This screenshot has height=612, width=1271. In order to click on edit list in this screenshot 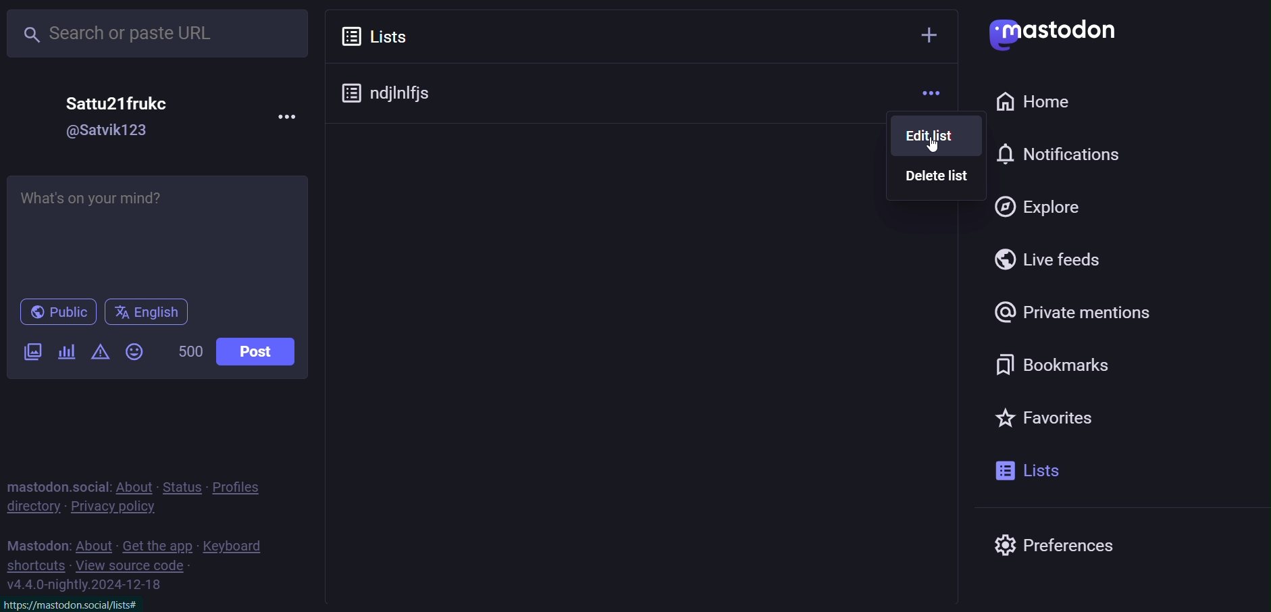, I will do `click(939, 136)`.